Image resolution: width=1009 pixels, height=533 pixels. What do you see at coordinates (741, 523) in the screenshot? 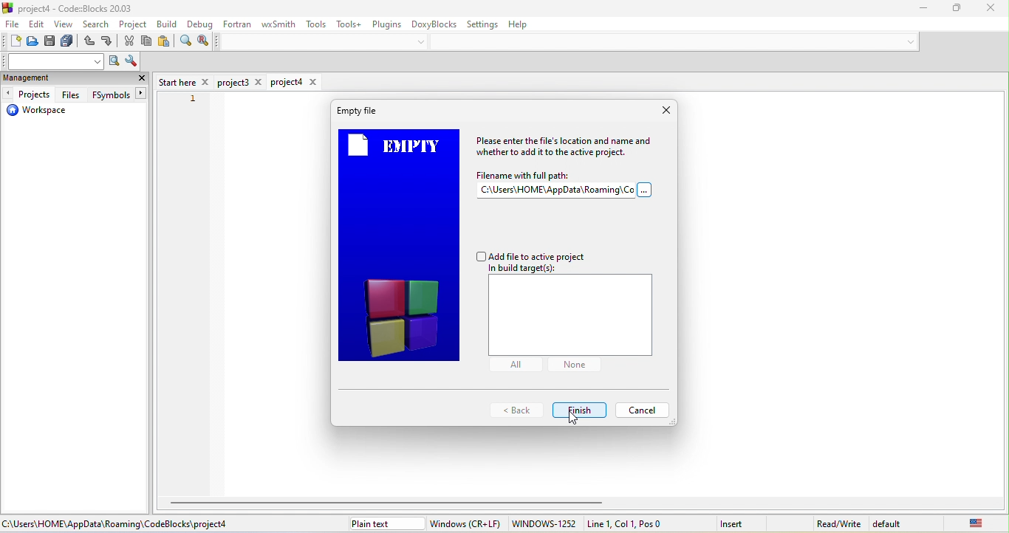
I see `insert` at bounding box center [741, 523].